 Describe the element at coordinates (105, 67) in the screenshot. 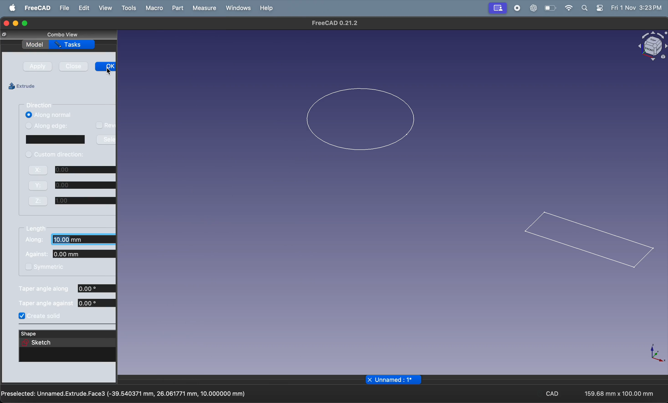

I see `OK` at that location.